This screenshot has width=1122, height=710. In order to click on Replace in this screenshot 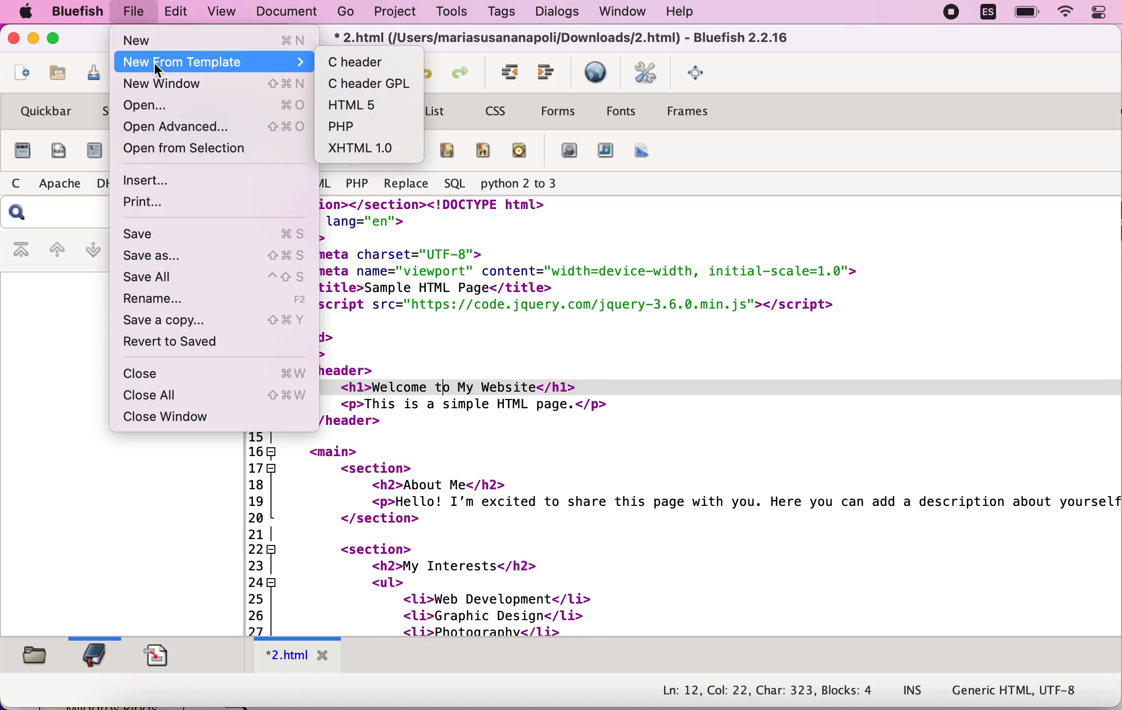, I will do `click(407, 184)`.